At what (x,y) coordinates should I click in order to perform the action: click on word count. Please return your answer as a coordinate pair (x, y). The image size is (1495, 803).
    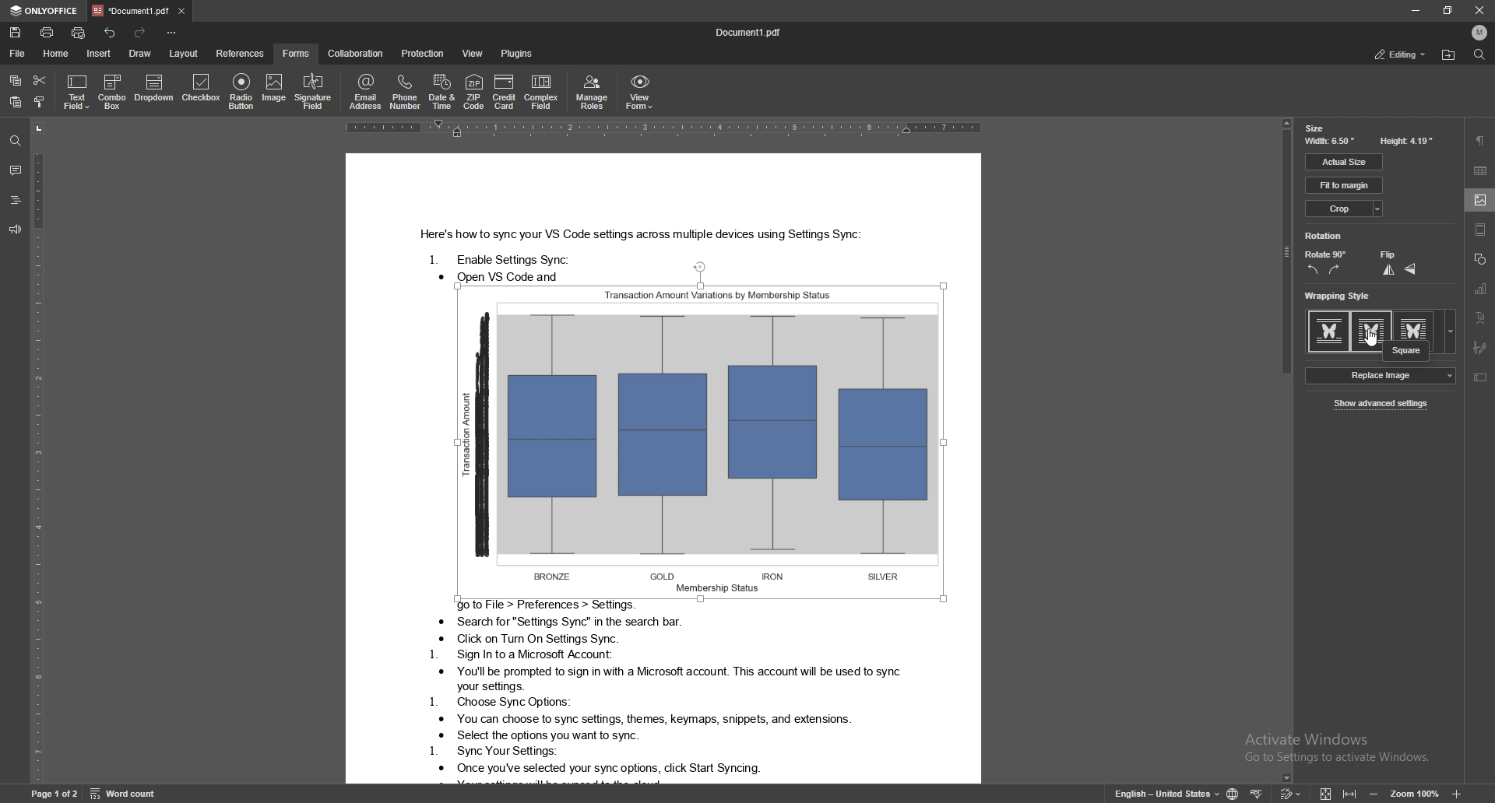
    Looking at the image, I should click on (124, 793).